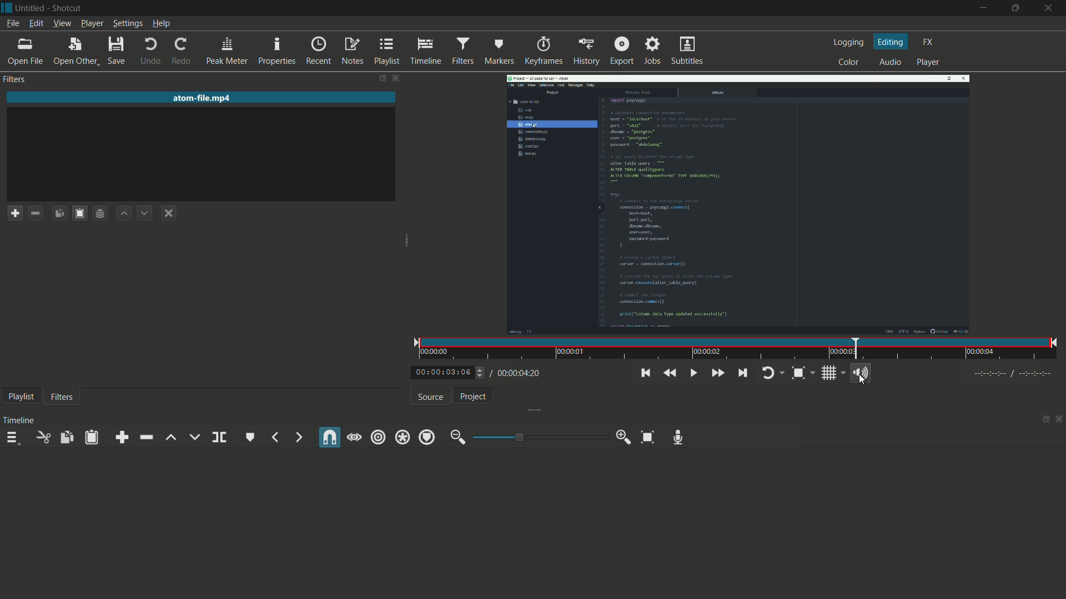 The width and height of the screenshot is (1066, 599). I want to click on close timeline, so click(1060, 418).